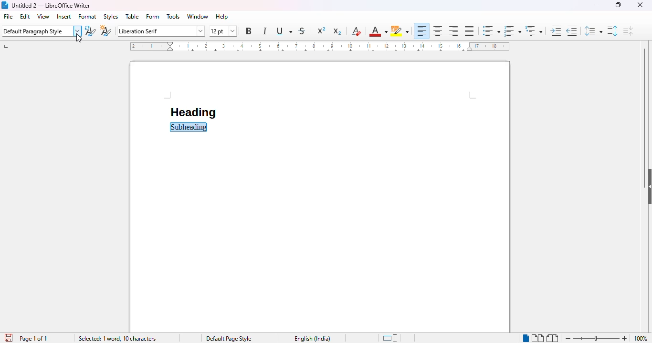 The width and height of the screenshot is (652, 343). Describe the element at coordinates (33, 338) in the screenshot. I see `page 1 of 1` at that location.